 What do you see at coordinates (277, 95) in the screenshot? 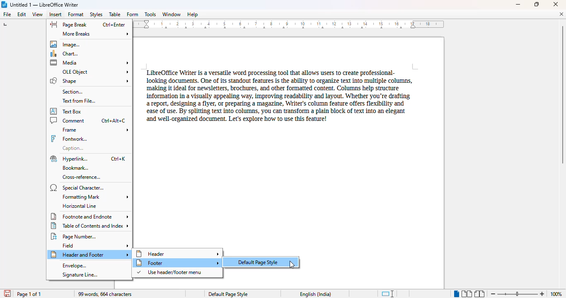
I see `LibreOffice Writer is a versatile word processing tool that allows users to create professional looking documents. One of its standout features is the ability to organize text into multiple columns,‘ making it ideal for newsletters, brochures, and other formatted content. Columns help structure information in a visually appealing way, improving readability and layout. Whether you're drafting a report, designing a flyer, or preparing a magazine, Writer's column feature offers flexibility and ease of use. By splitting text into columns, you can transform a plain block of text into an elegant and well-organized document. Let's explore how to use this feature!` at bounding box center [277, 95].